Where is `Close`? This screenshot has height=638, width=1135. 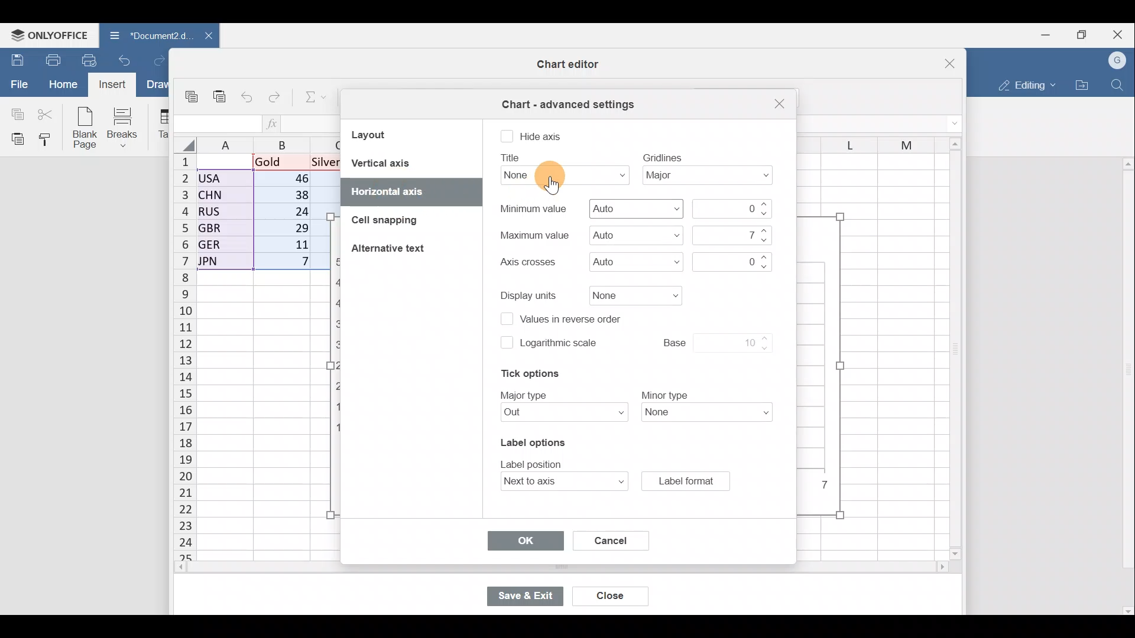 Close is located at coordinates (618, 597).